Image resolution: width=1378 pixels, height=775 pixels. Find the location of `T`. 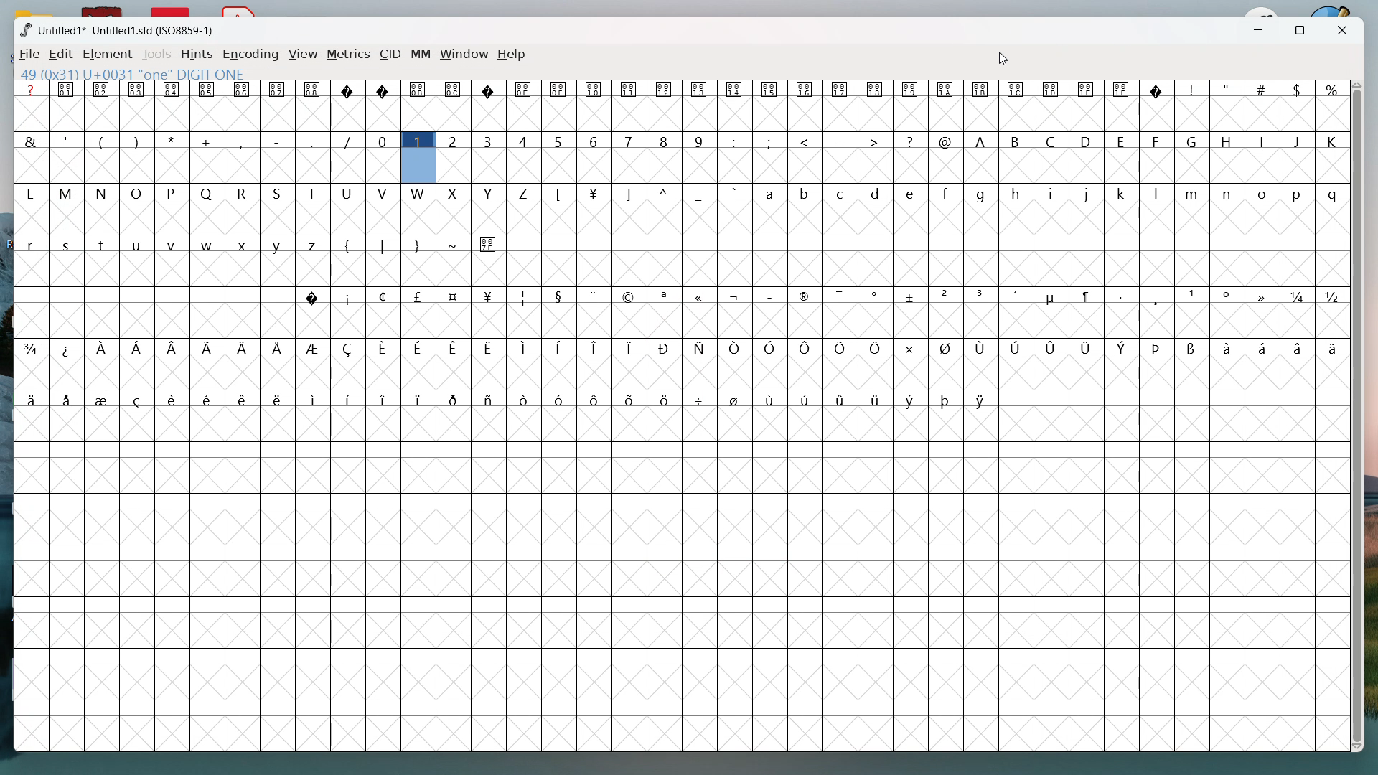

T is located at coordinates (314, 193).